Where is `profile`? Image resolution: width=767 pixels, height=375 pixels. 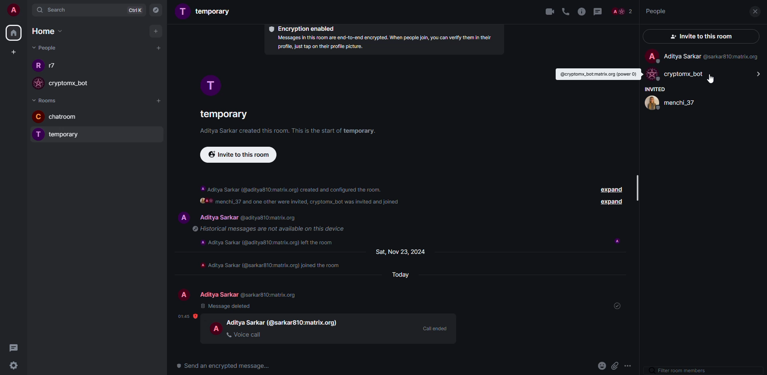
profile is located at coordinates (184, 295).